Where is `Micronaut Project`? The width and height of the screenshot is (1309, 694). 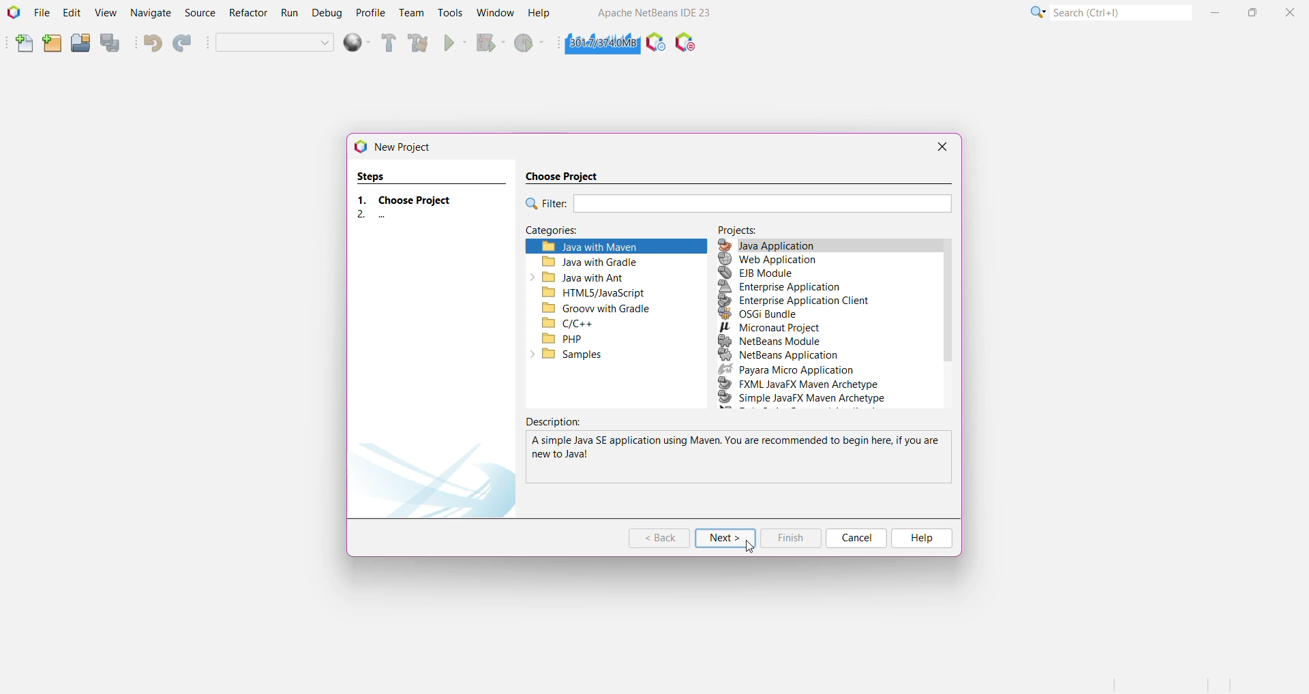
Micronaut Project is located at coordinates (790, 329).